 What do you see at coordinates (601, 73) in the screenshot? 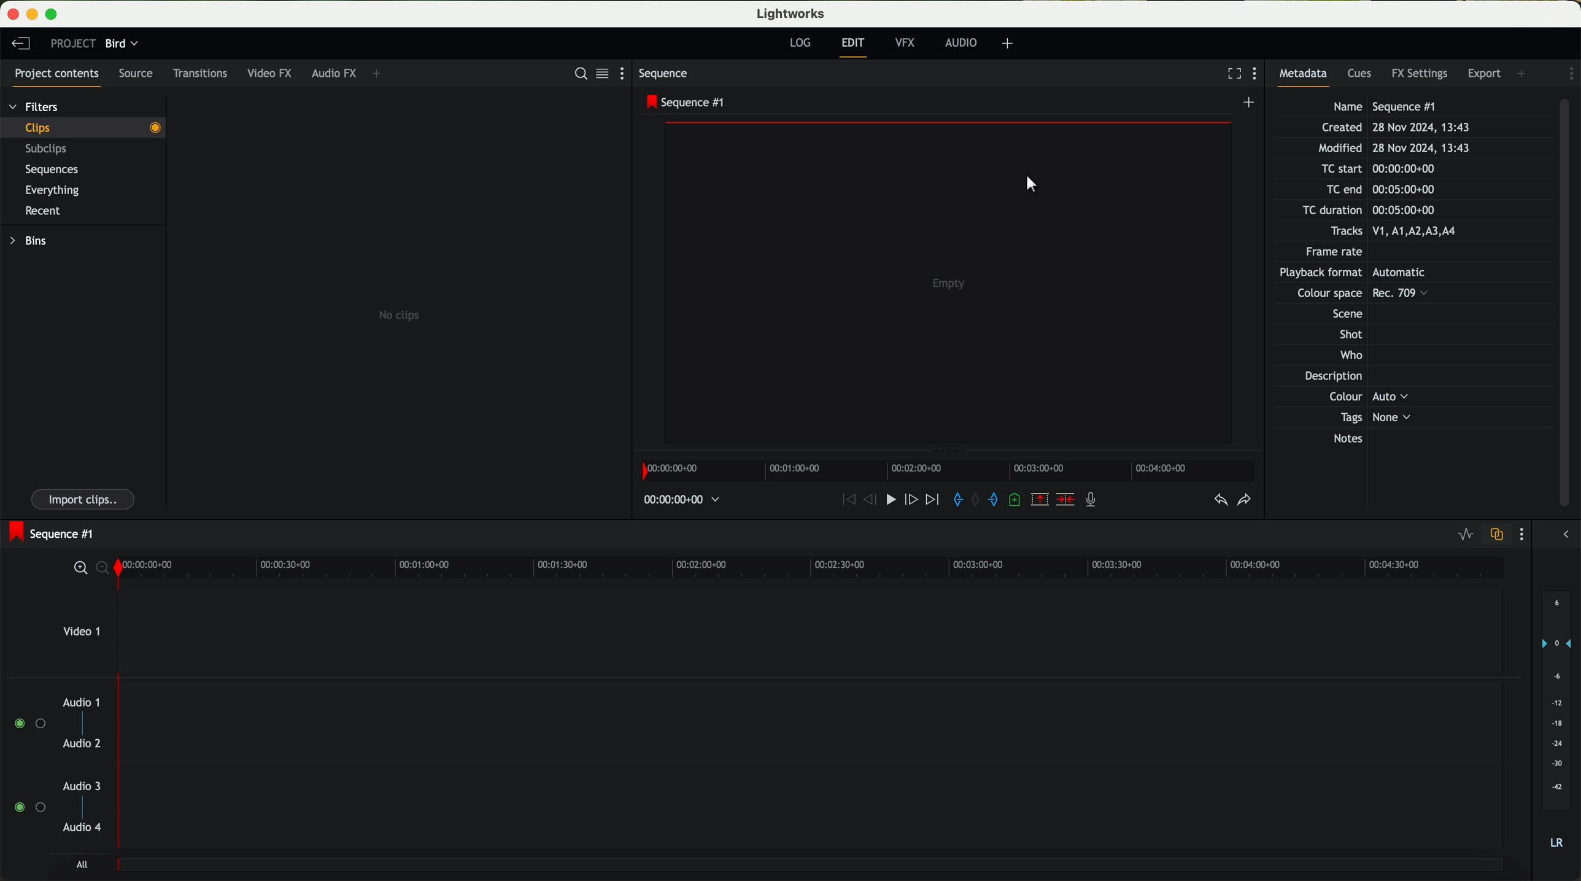
I see `toggle between list and toggle view` at bounding box center [601, 73].